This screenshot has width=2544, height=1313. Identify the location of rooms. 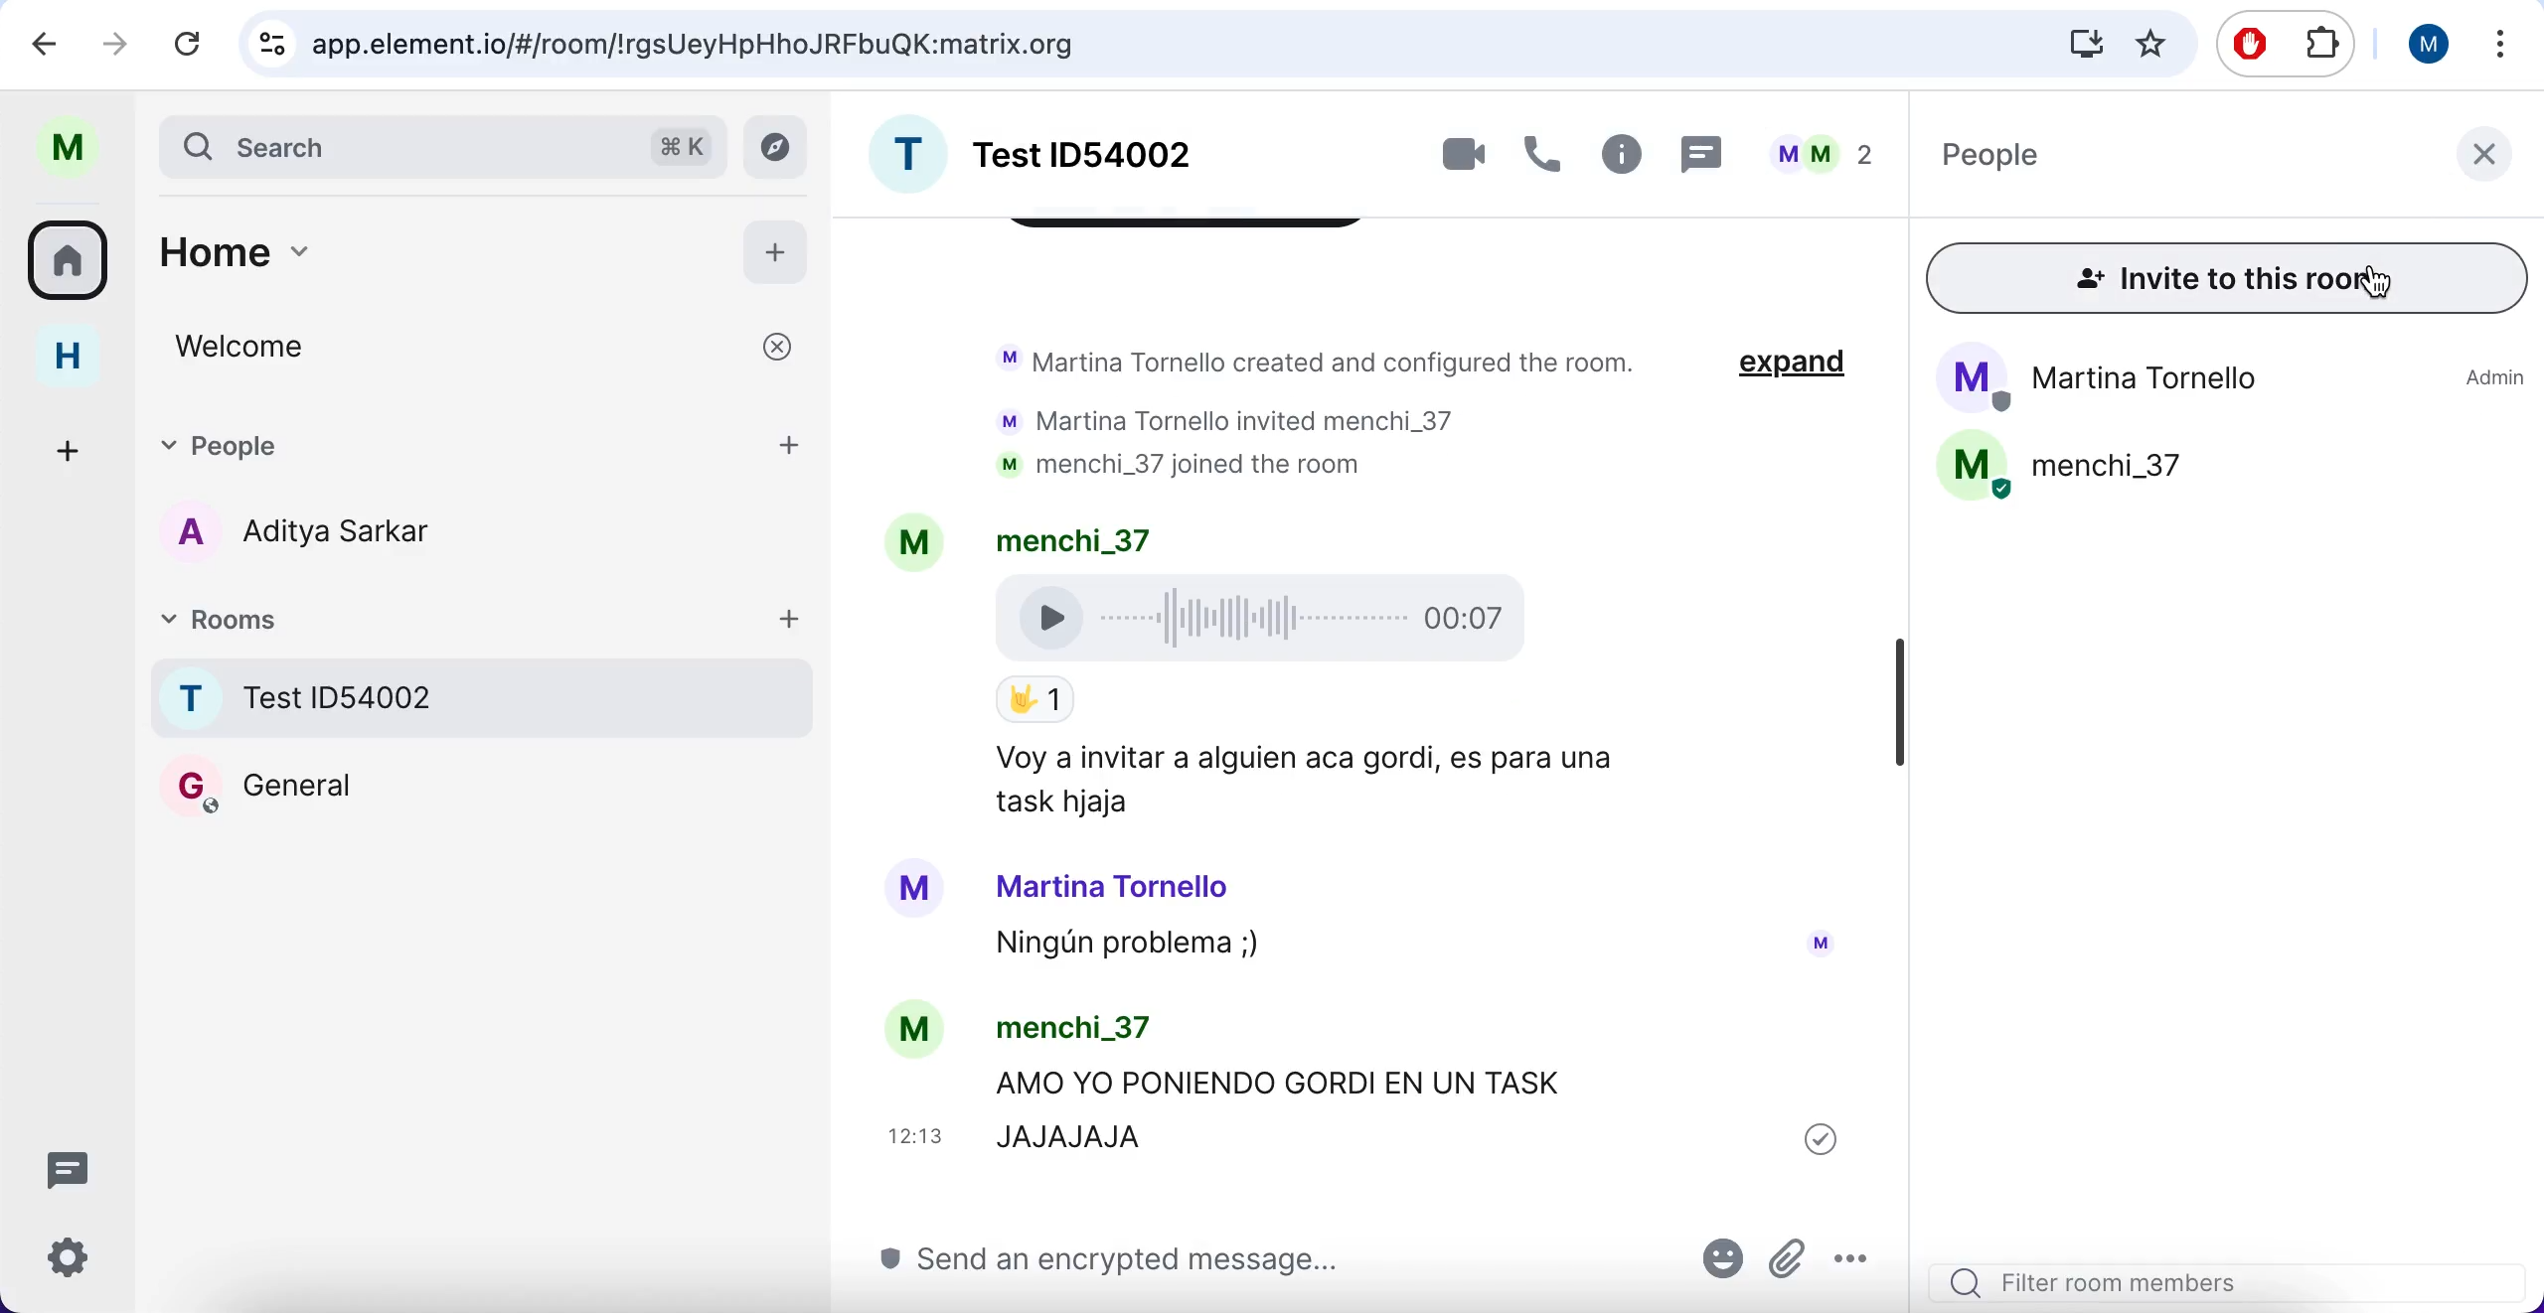
(480, 855).